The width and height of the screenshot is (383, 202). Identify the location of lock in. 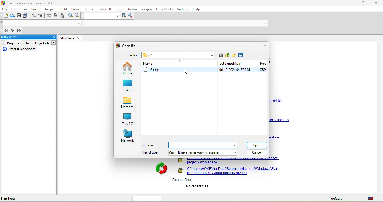
(135, 55).